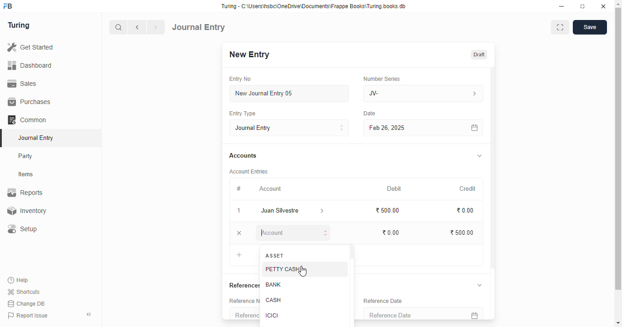  I want to click on ICICI, so click(272, 315).